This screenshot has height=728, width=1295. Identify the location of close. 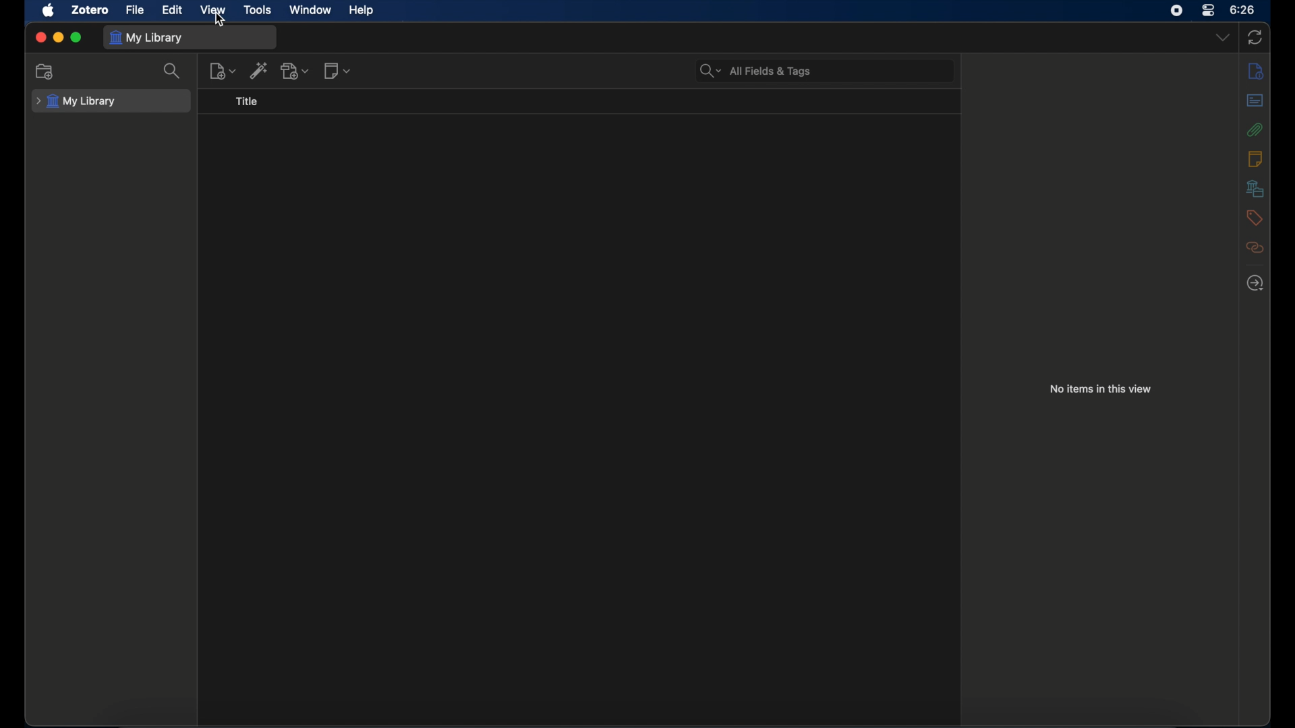
(41, 36).